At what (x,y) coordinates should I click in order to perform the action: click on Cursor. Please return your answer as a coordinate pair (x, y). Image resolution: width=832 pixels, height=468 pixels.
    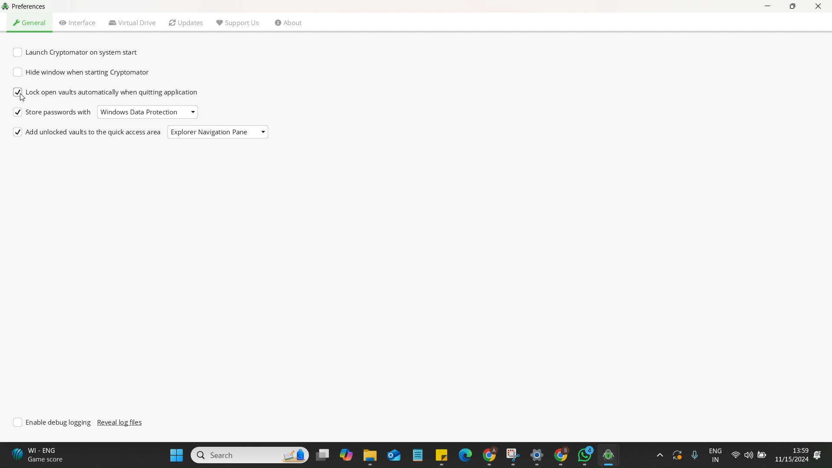
    Looking at the image, I should click on (24, 96).